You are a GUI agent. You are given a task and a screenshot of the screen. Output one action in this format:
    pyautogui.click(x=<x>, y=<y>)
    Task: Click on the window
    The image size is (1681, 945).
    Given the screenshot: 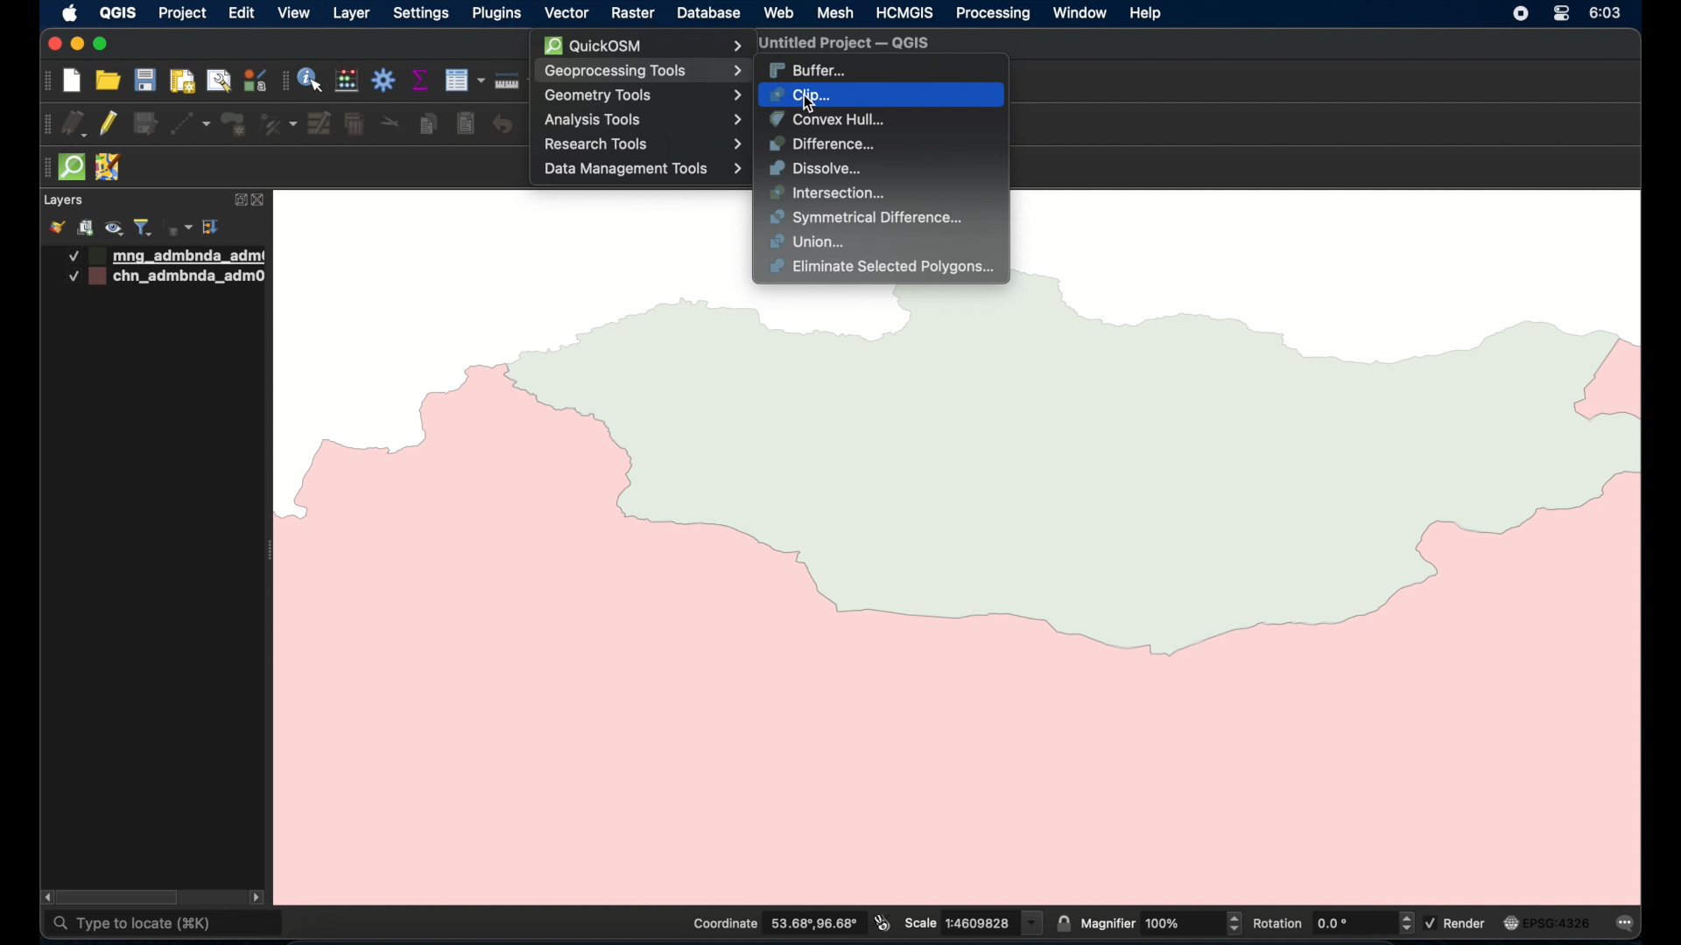 What is the action you would take?
    pyautogui.click(x=1081, y=13)
    